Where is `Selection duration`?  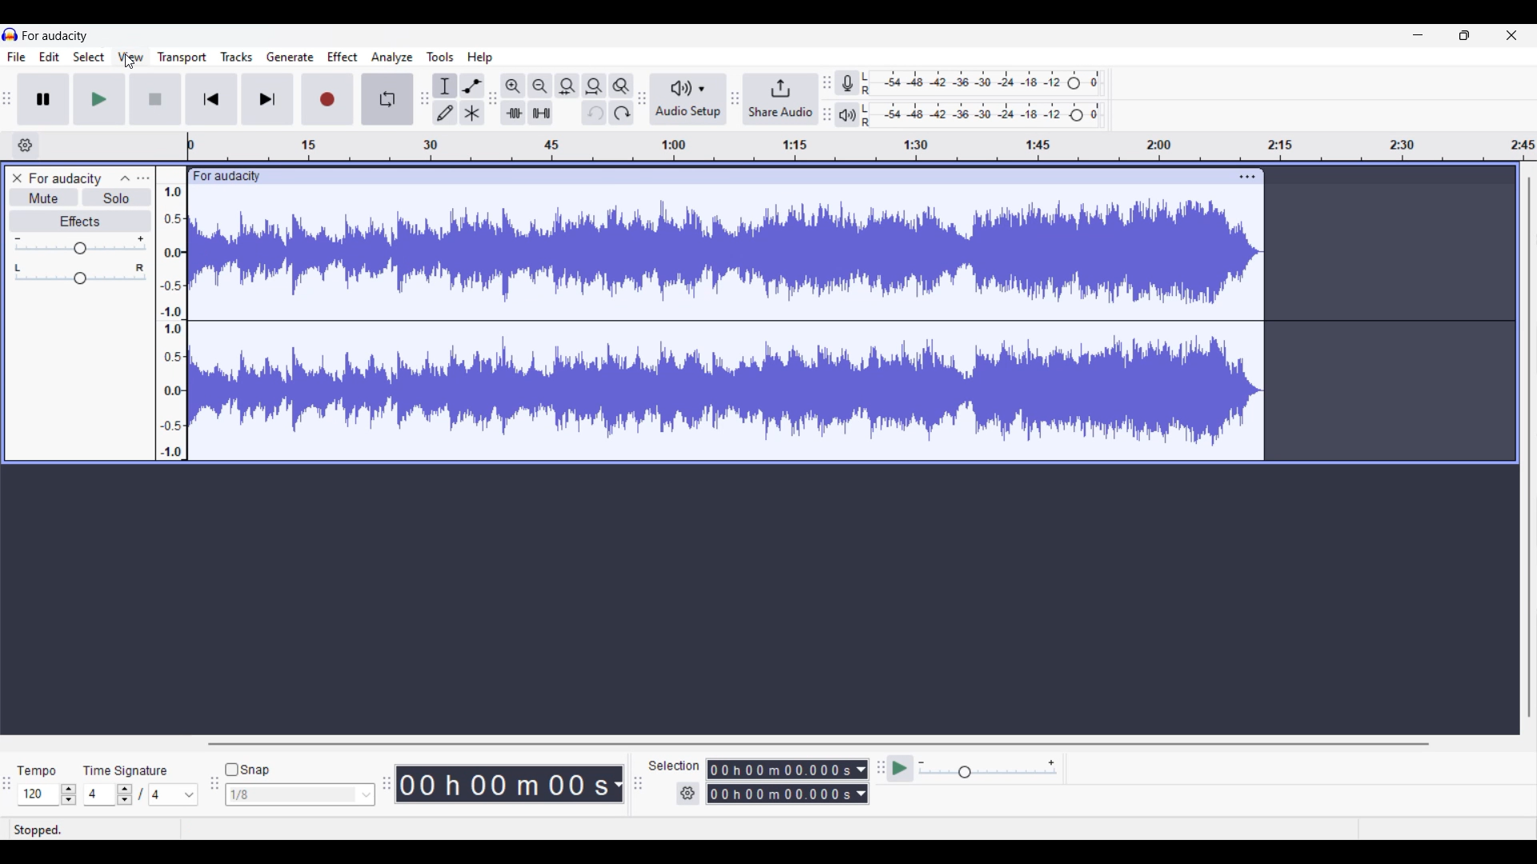
Selection duration is located at coordinates (781, 781).